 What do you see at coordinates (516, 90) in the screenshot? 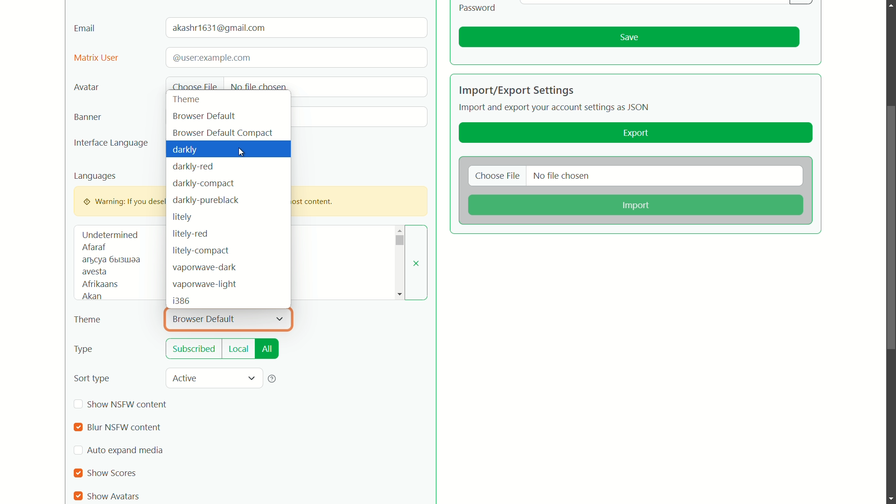
I see `import/export settings` at bounding box center [516, 90].